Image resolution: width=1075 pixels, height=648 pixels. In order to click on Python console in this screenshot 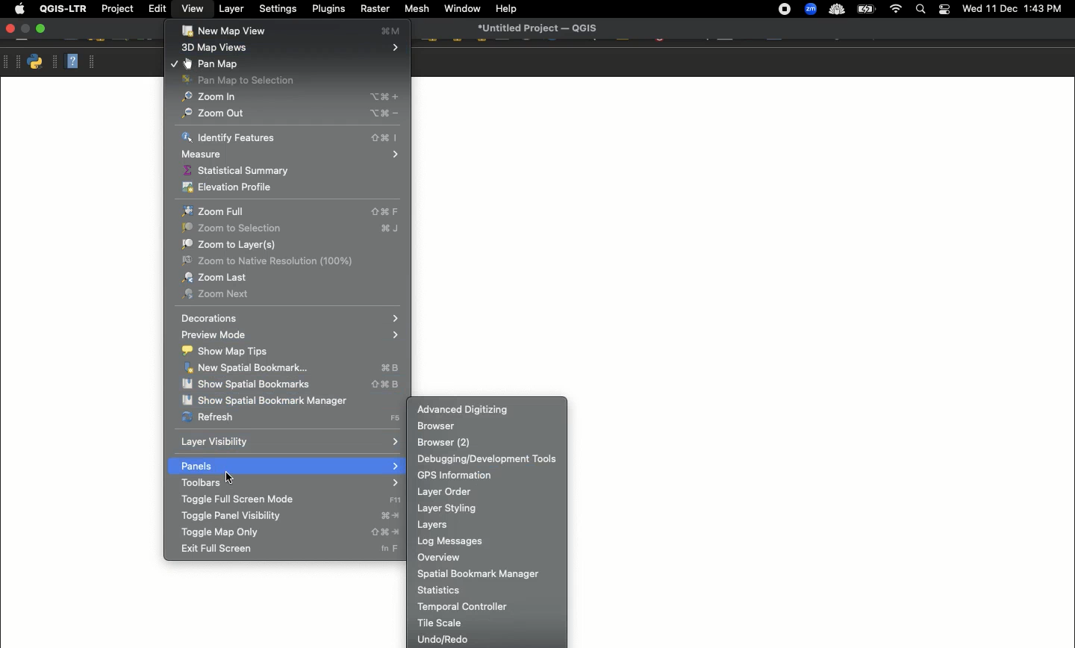, I will do `click(35, 62)`.